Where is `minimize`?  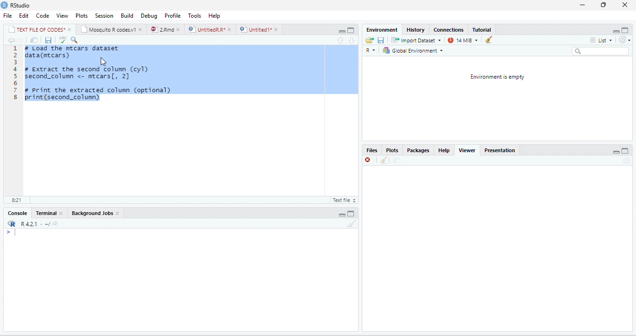
minimize is located at coordinates (615, 151).